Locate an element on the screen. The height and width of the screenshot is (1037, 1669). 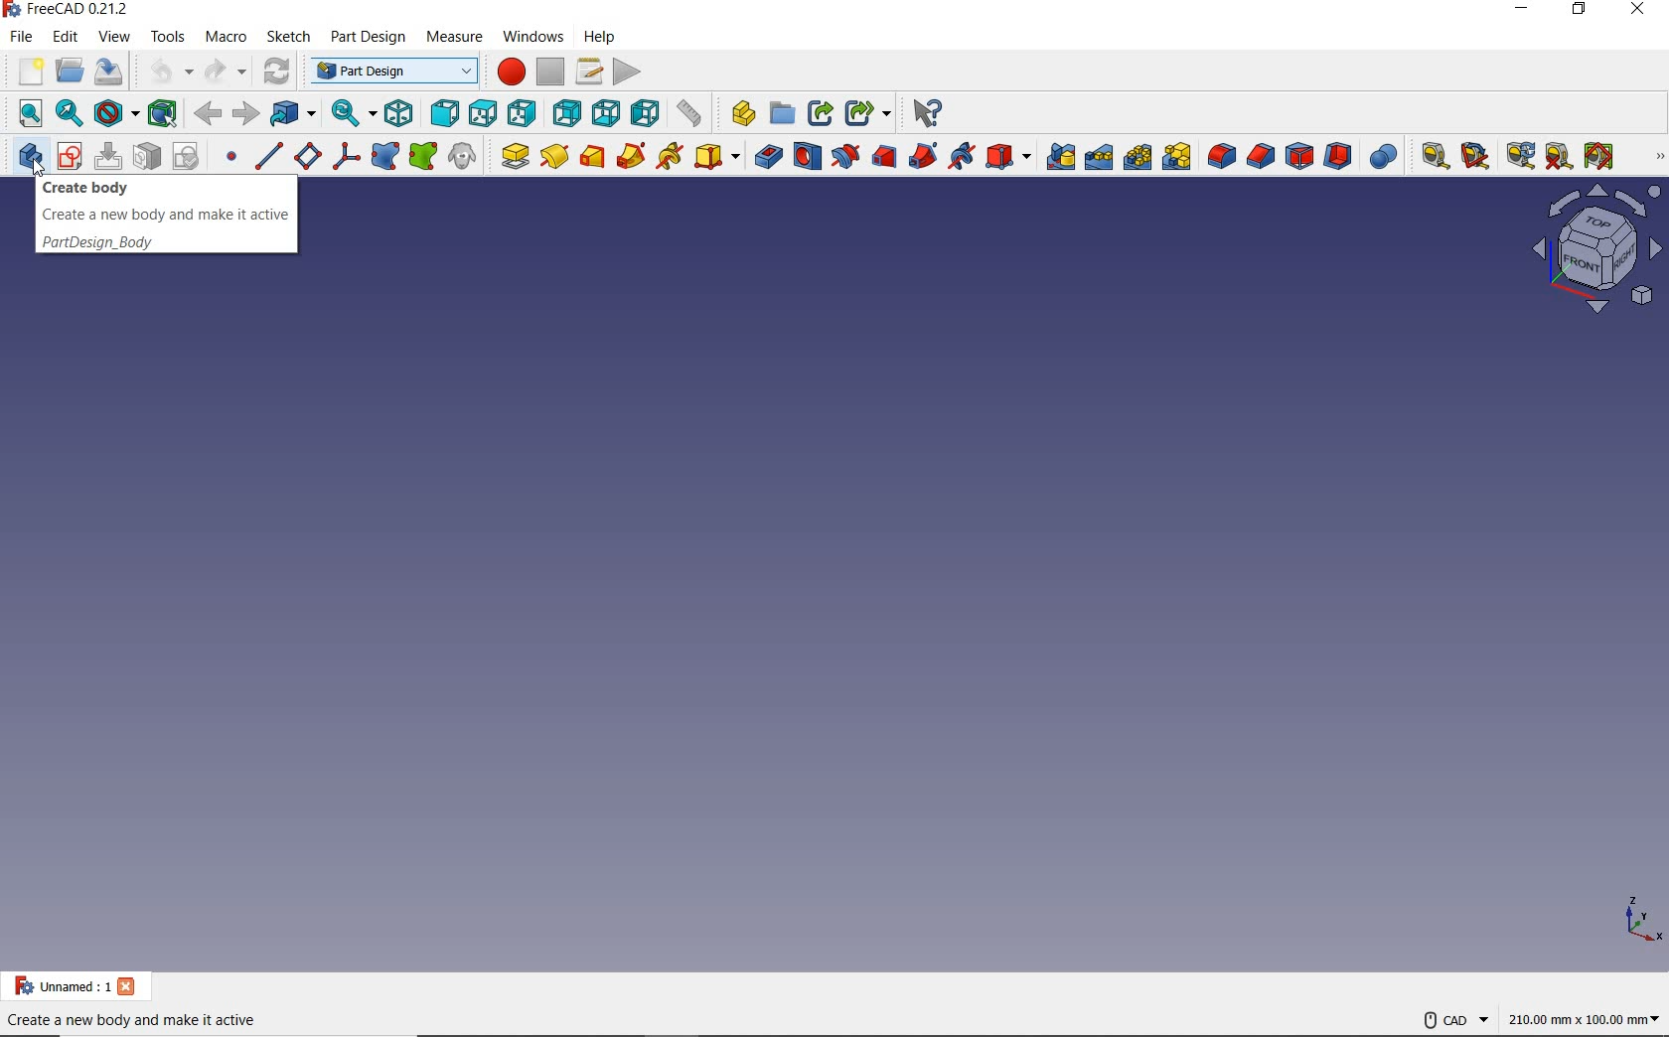
POLLARPATTERN is located at coordinates (1138, 155).